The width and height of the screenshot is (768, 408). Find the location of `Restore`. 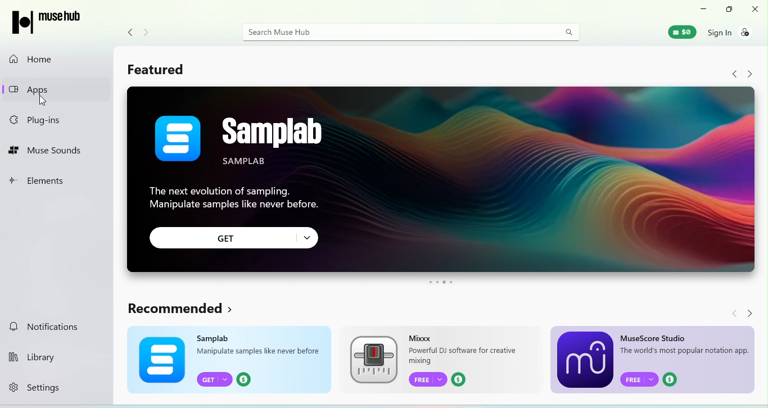

Restore is located at coordinates (727, 10).